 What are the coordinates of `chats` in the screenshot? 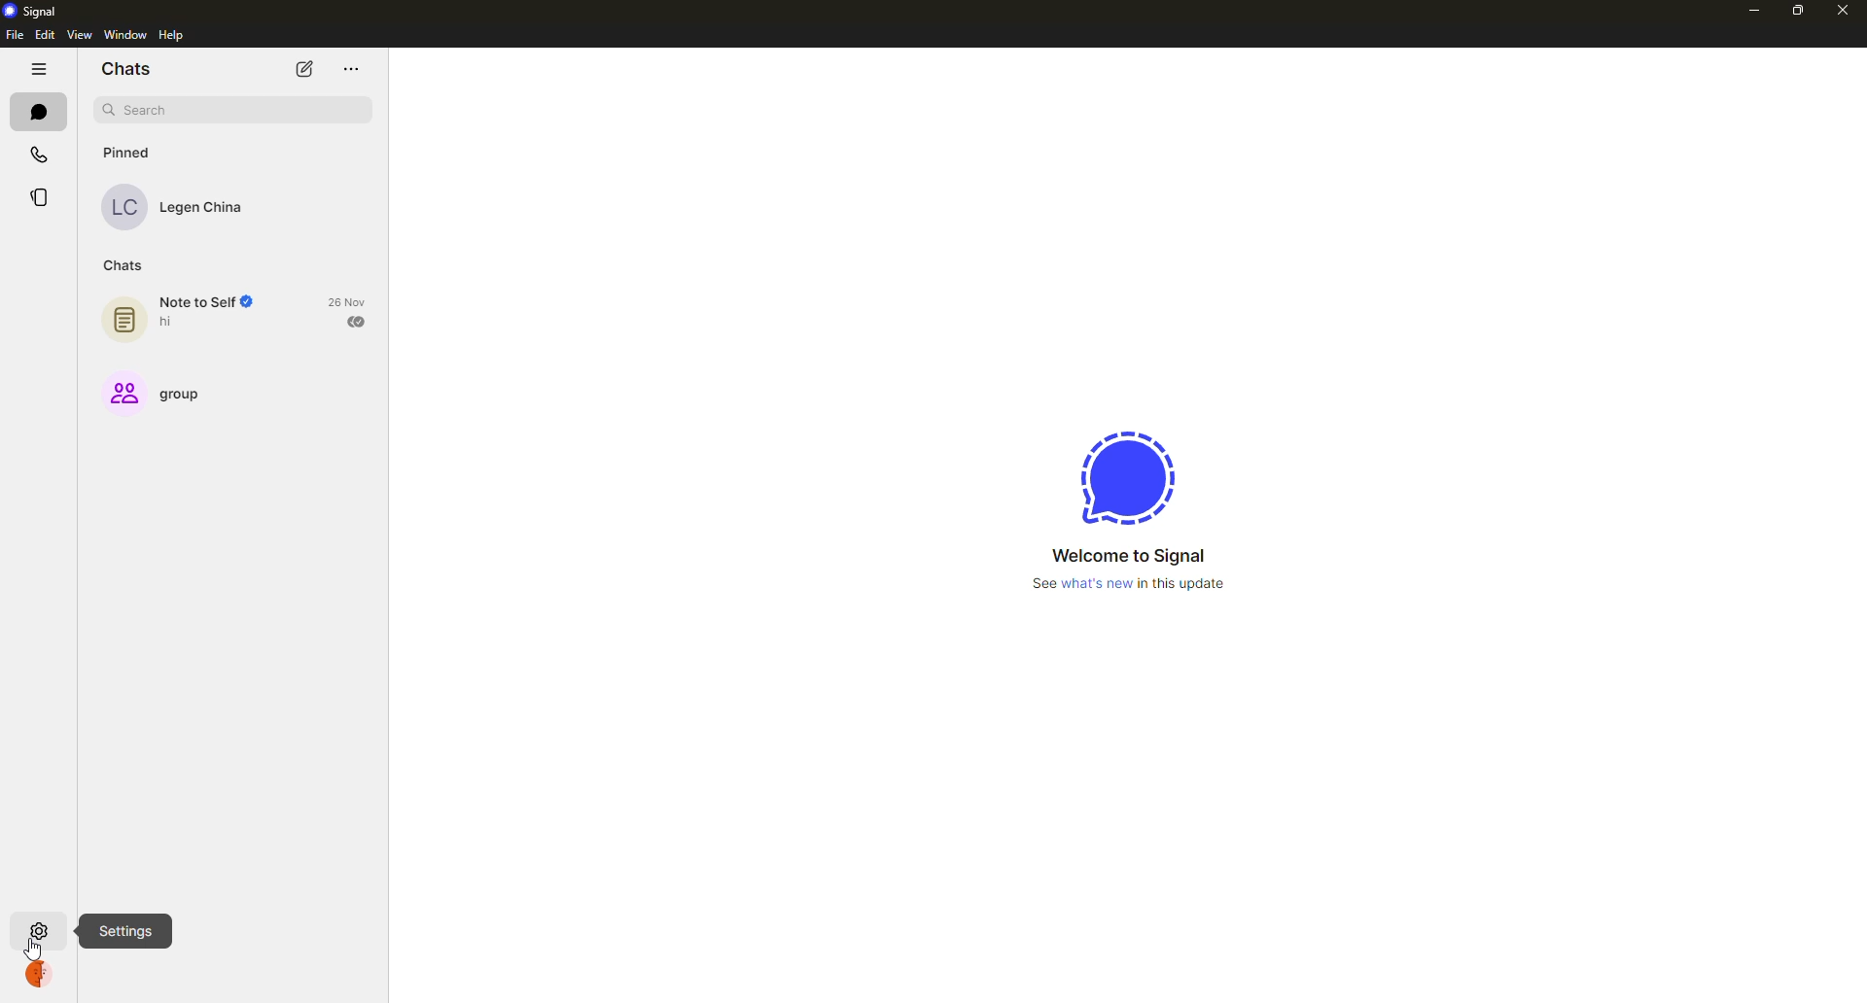 It's located at (128, 71).